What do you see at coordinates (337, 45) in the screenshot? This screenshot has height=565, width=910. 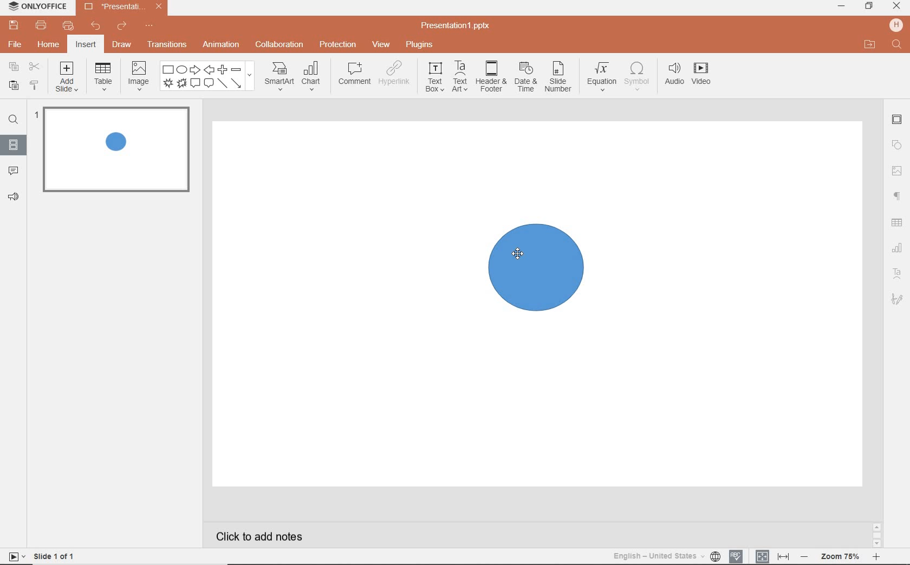 I see `protection` at bounding box center [337, 45].